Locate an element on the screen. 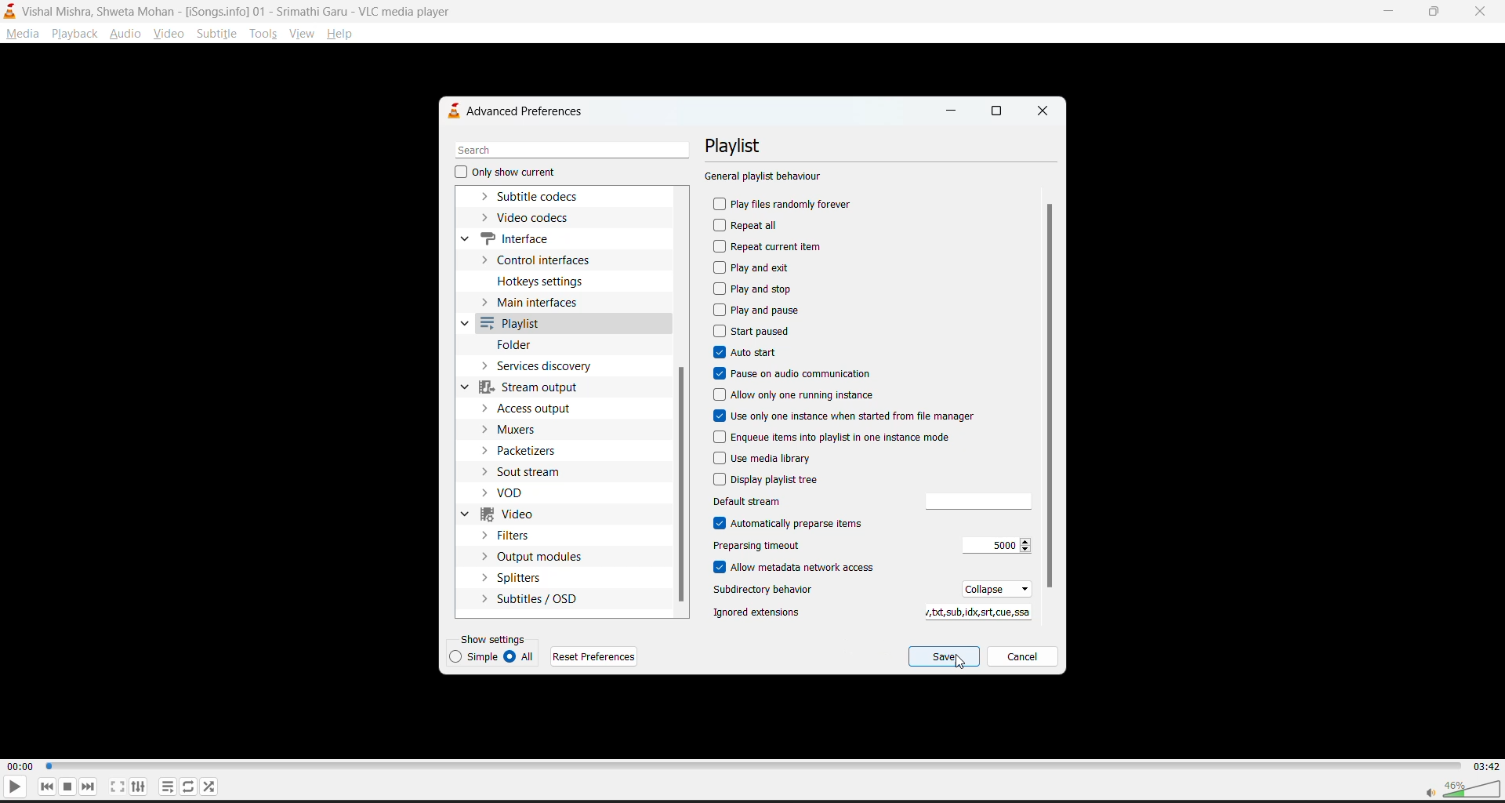 This screenshot has height=803, width=1505. sout stream is located at coordinates (531, 473).